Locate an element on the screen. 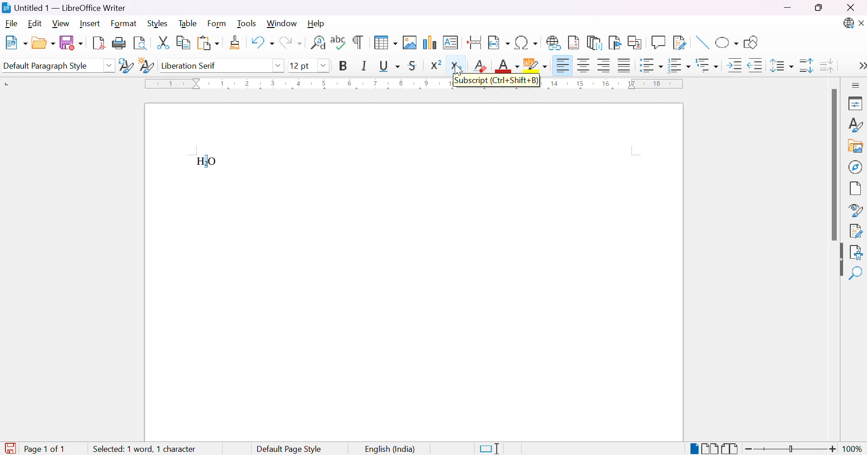 The height and width of the screenshot is (455, 867). Accessibility check is located at coordinates (856, 252).